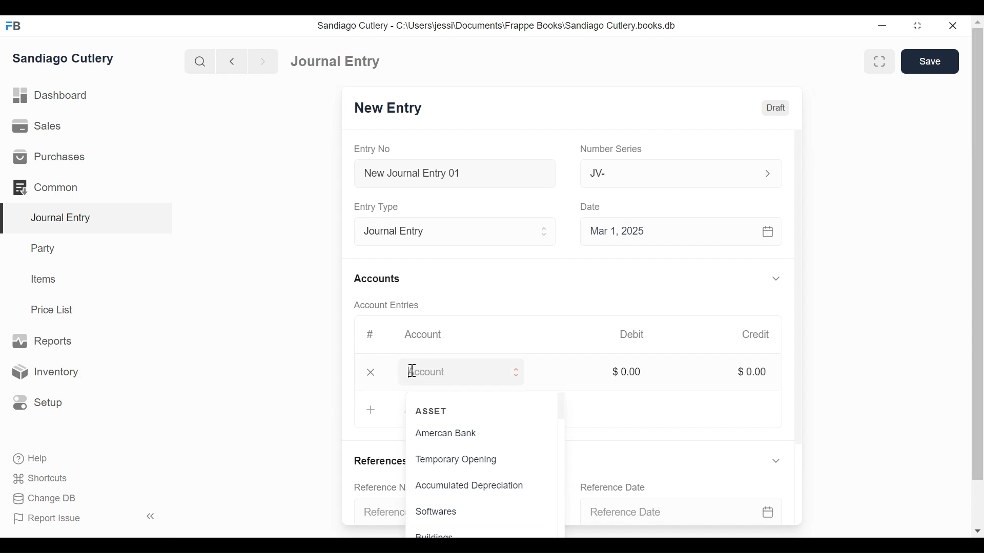  Describe the element at coordinates (917, 25) in the screenshot. I see `minimize` at that location.